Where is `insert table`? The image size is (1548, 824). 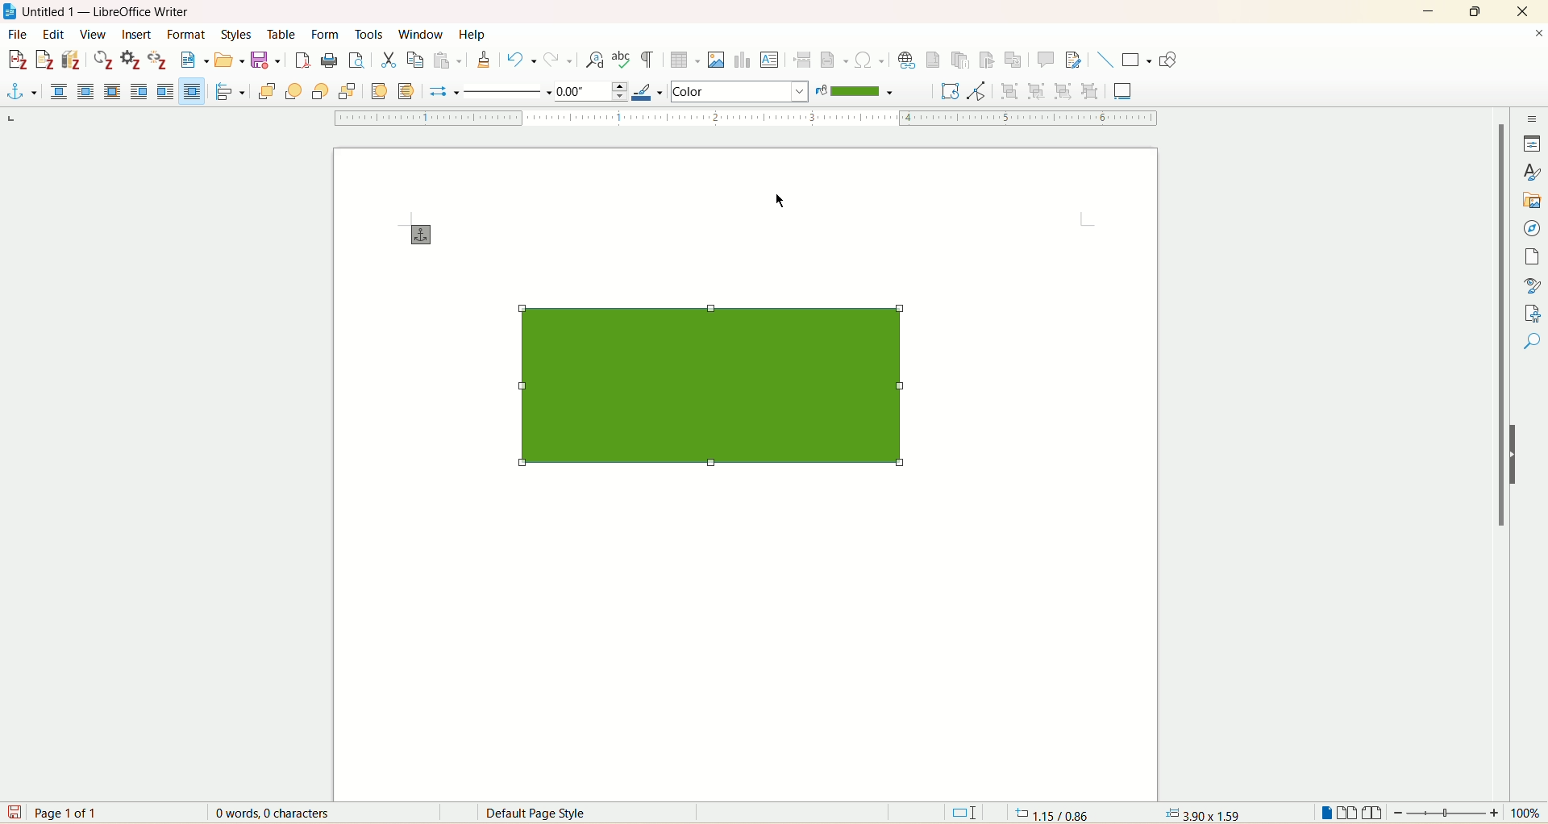 insert table is located at coordinates (686, 62).